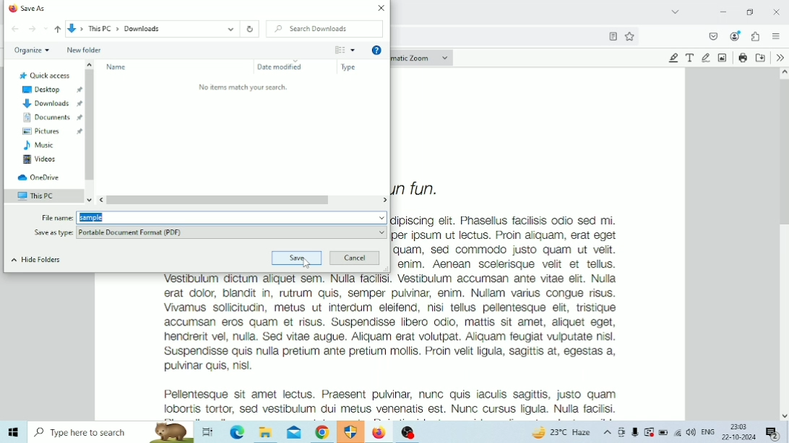 This screenshot has width=789, height=443. What do you see at coordinates (384, 201) in the screenshot?
I see `scroll left` at bounding box center [384, 201].